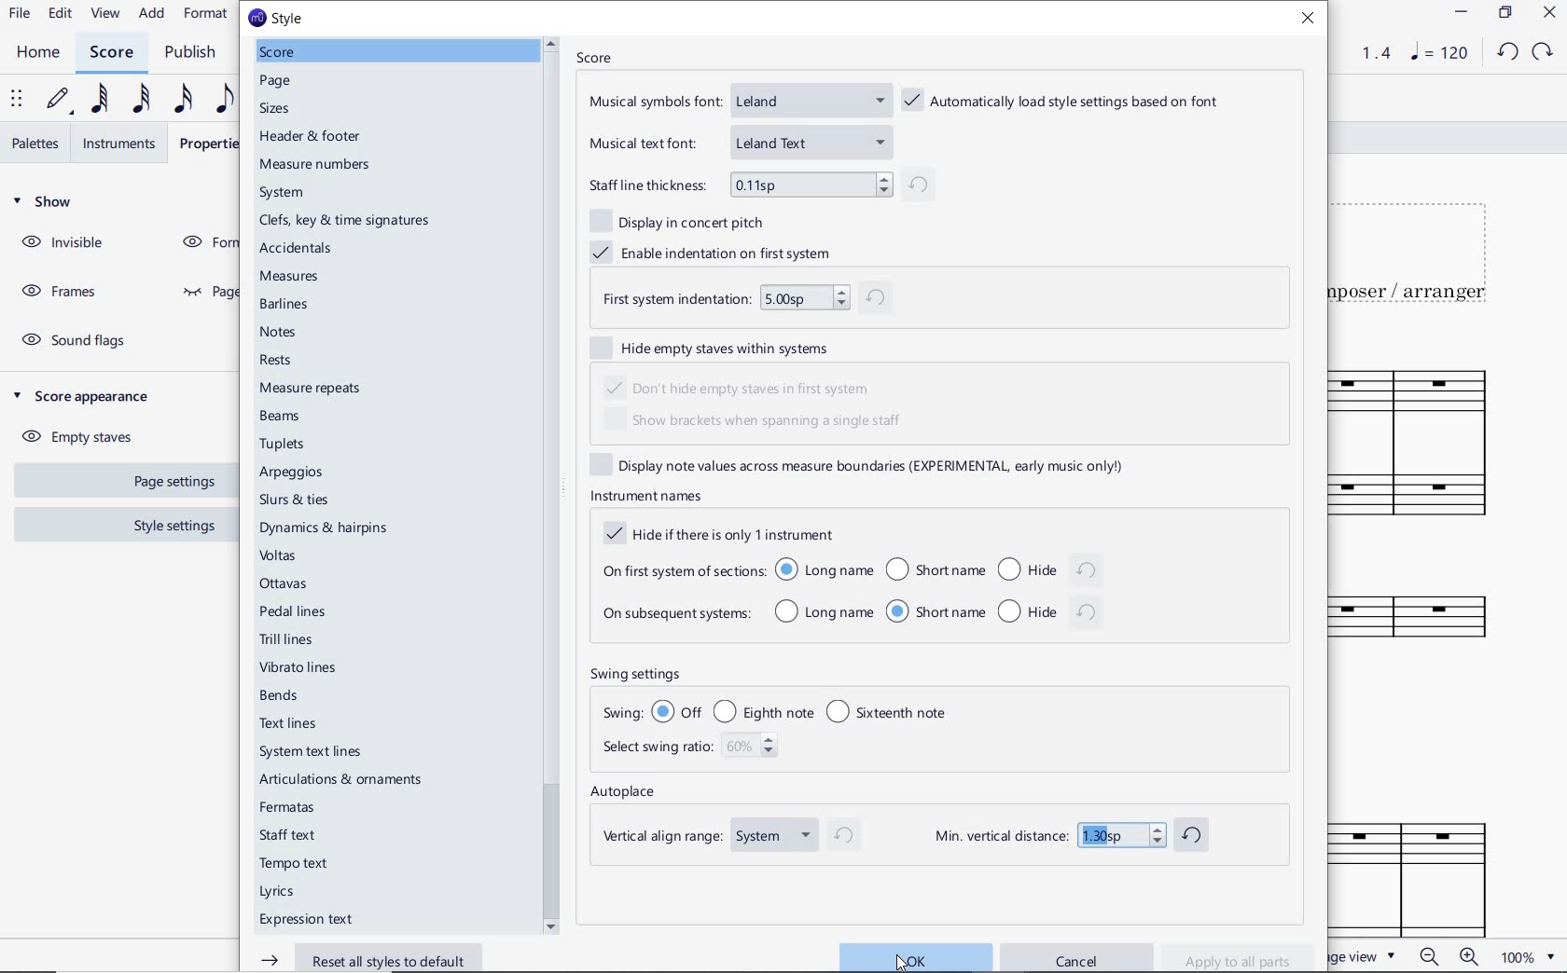  What do you see at coordinates (1047, 568) in the screenshot?
I see `hide` at bounding box center [1047, 568].